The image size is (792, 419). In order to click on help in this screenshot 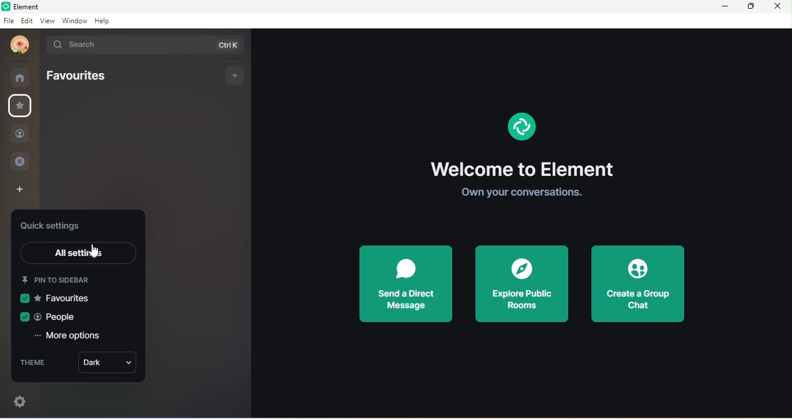, I will do `click(104, 20)`.